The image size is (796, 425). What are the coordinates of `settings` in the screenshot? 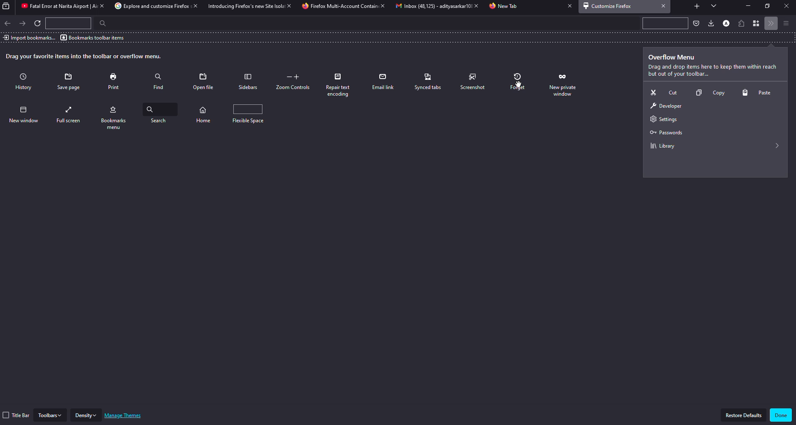 It's located at (662, 120).